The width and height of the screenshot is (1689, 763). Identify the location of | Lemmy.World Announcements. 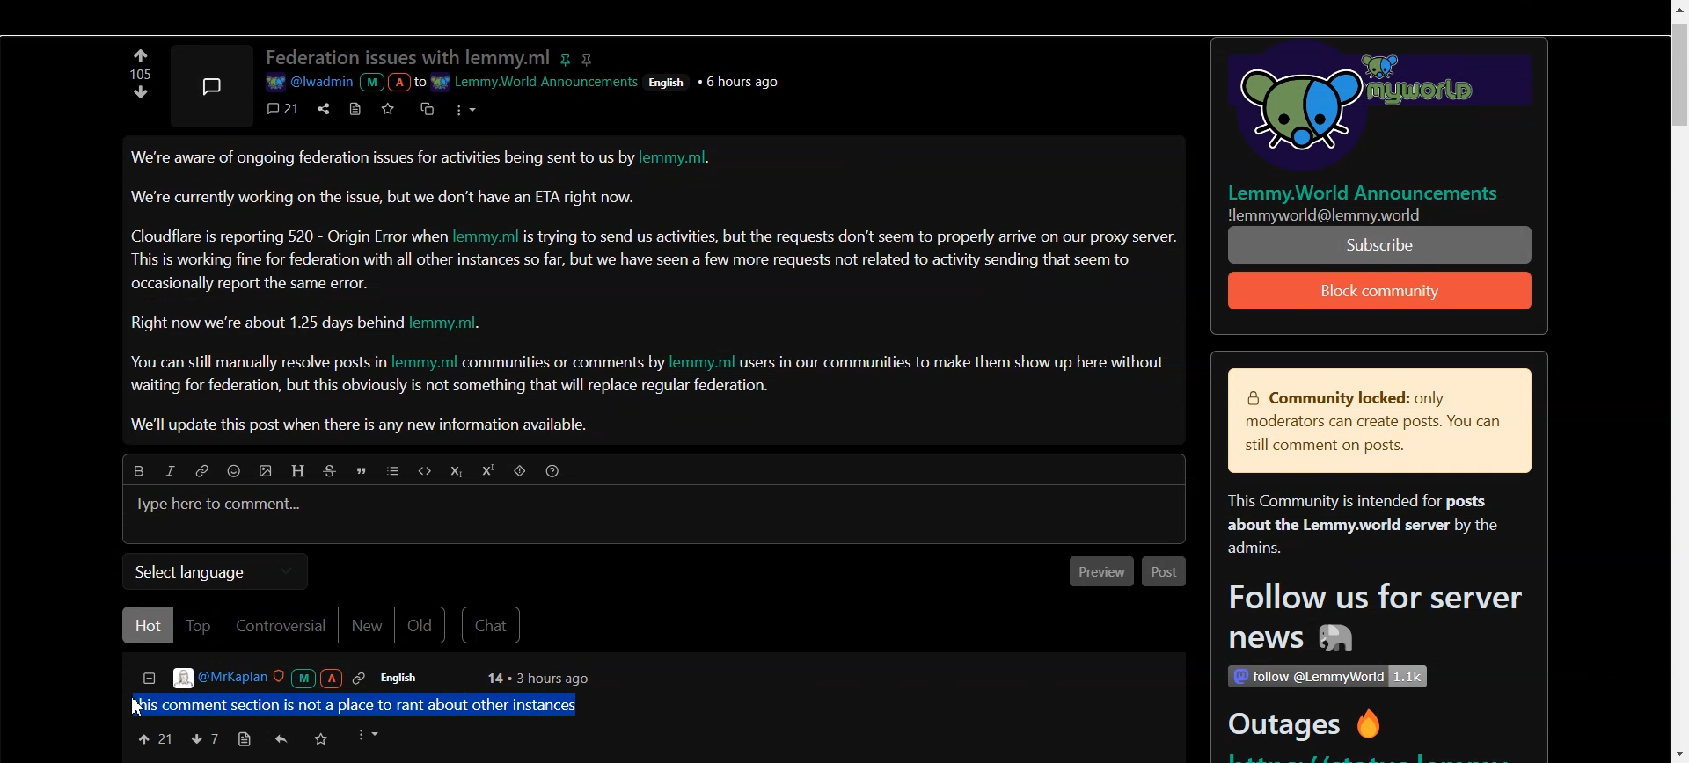
(1371, 193).